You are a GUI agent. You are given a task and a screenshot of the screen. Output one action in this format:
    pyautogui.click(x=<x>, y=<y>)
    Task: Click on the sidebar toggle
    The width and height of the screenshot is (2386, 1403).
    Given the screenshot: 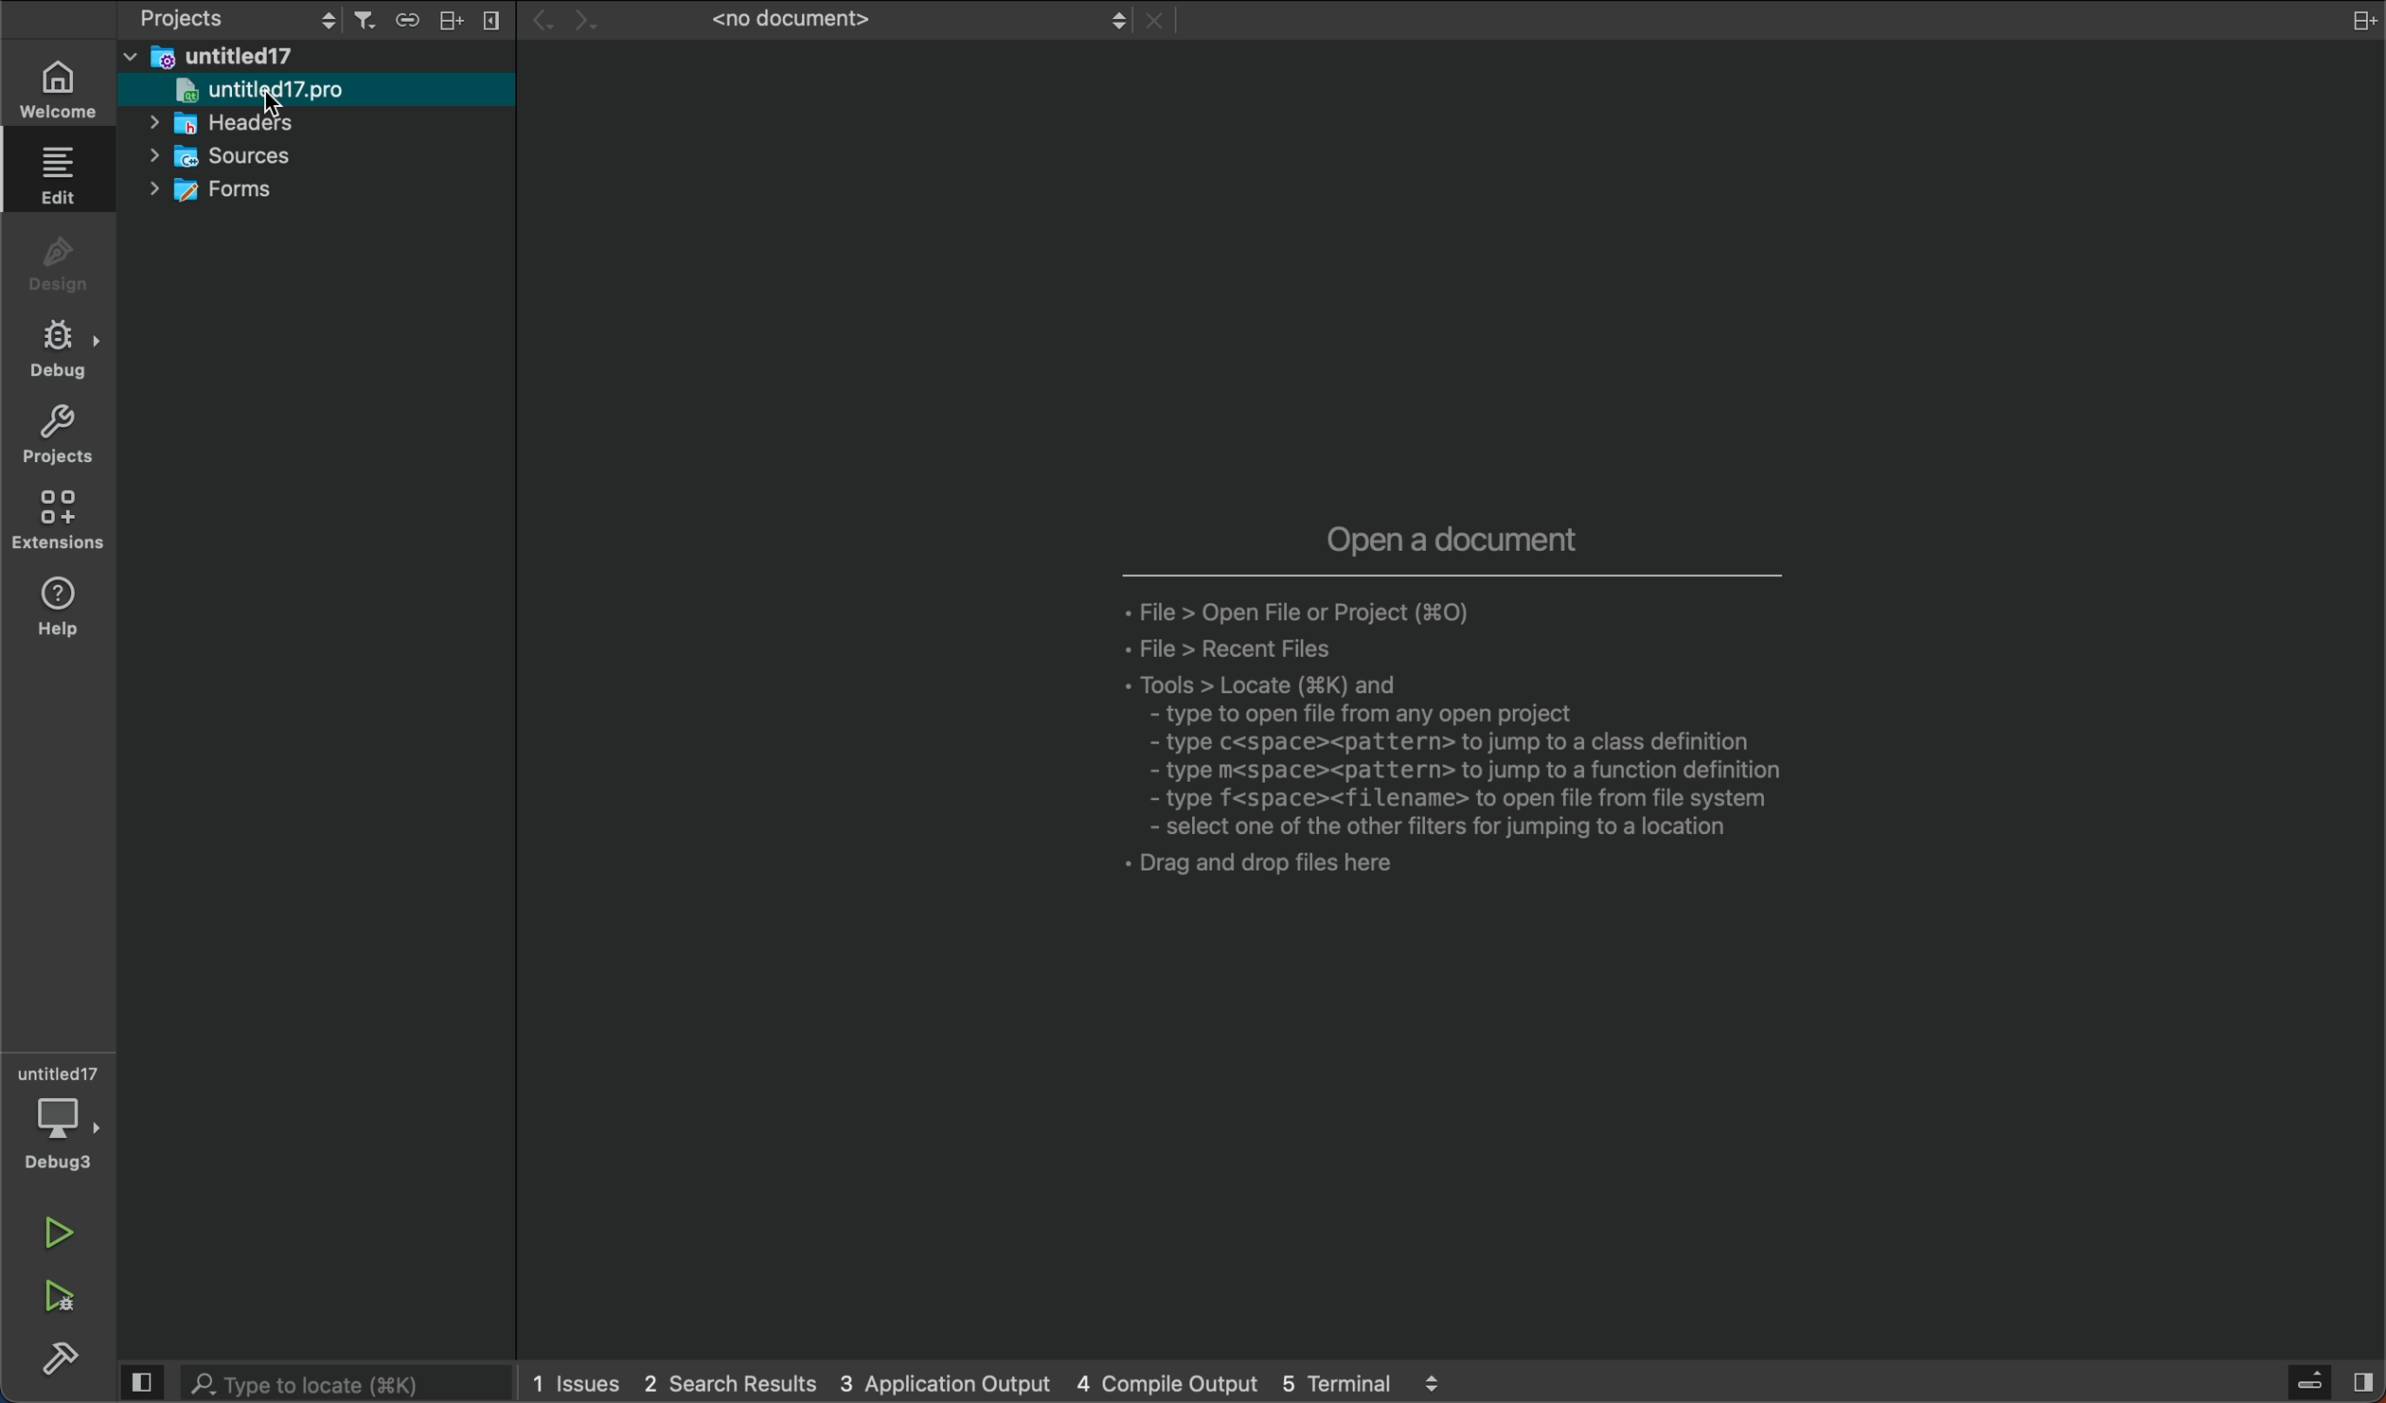 What is the action you would take?
    pyautogui.click(x=2329, y=1385)
    